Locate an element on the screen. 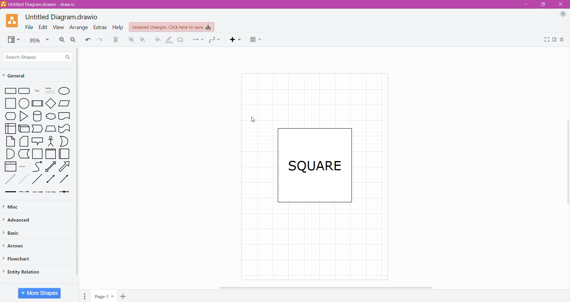  Dotted Arrow is located at coordinates (51, 193).